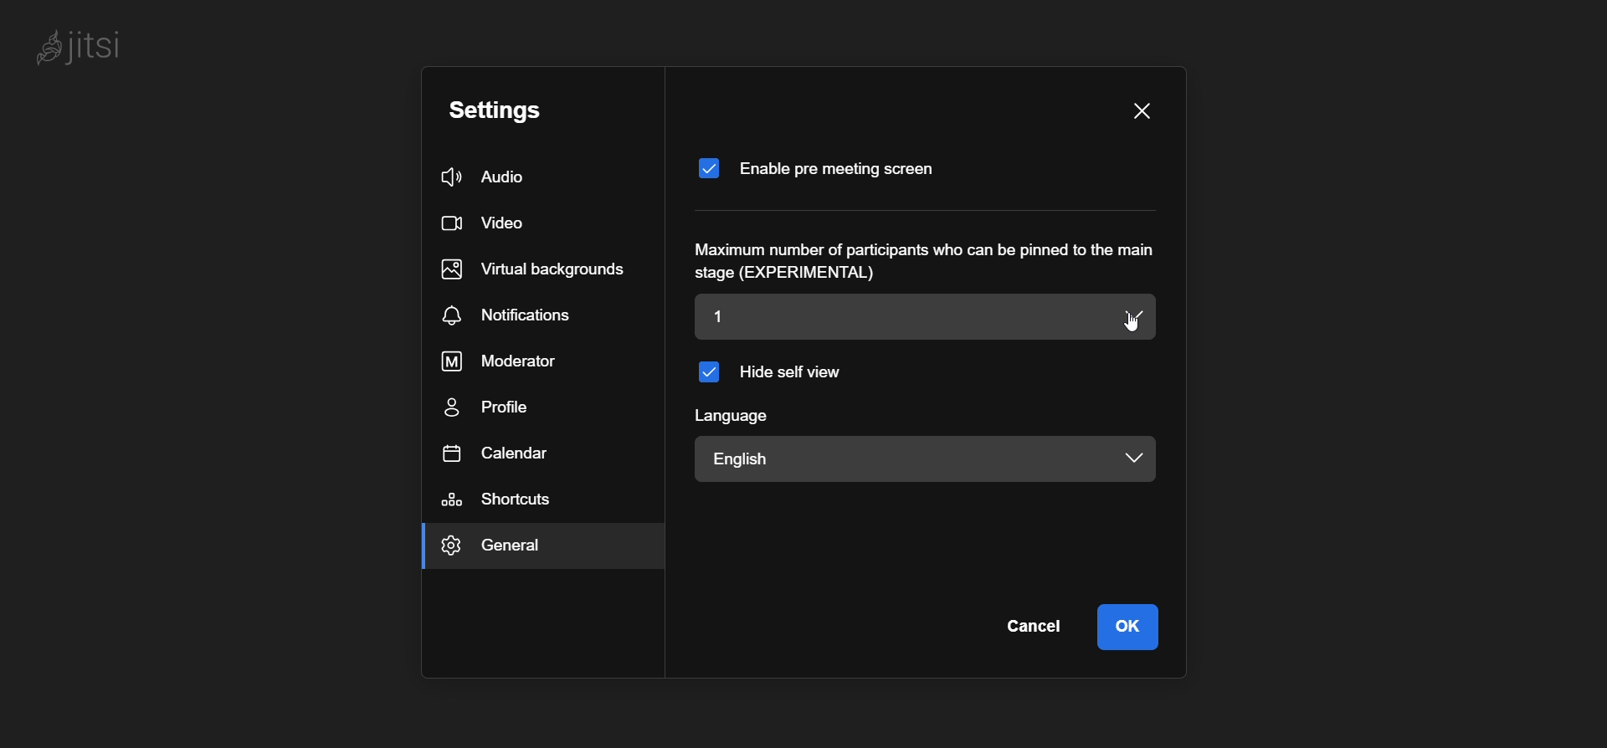 The width and height of the screenshot is (1607, 748). Describe the element at coordinates (1034, 626) in the screenshot. I see `cancel` at that location.